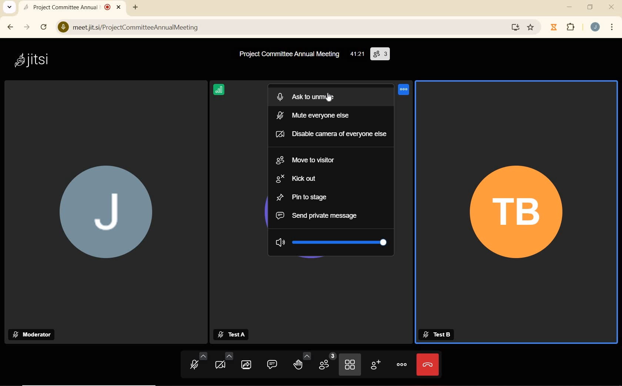  Describe the element at coordinates (595, 28) in the screenshot. I see `ACCOUNT` at that location.